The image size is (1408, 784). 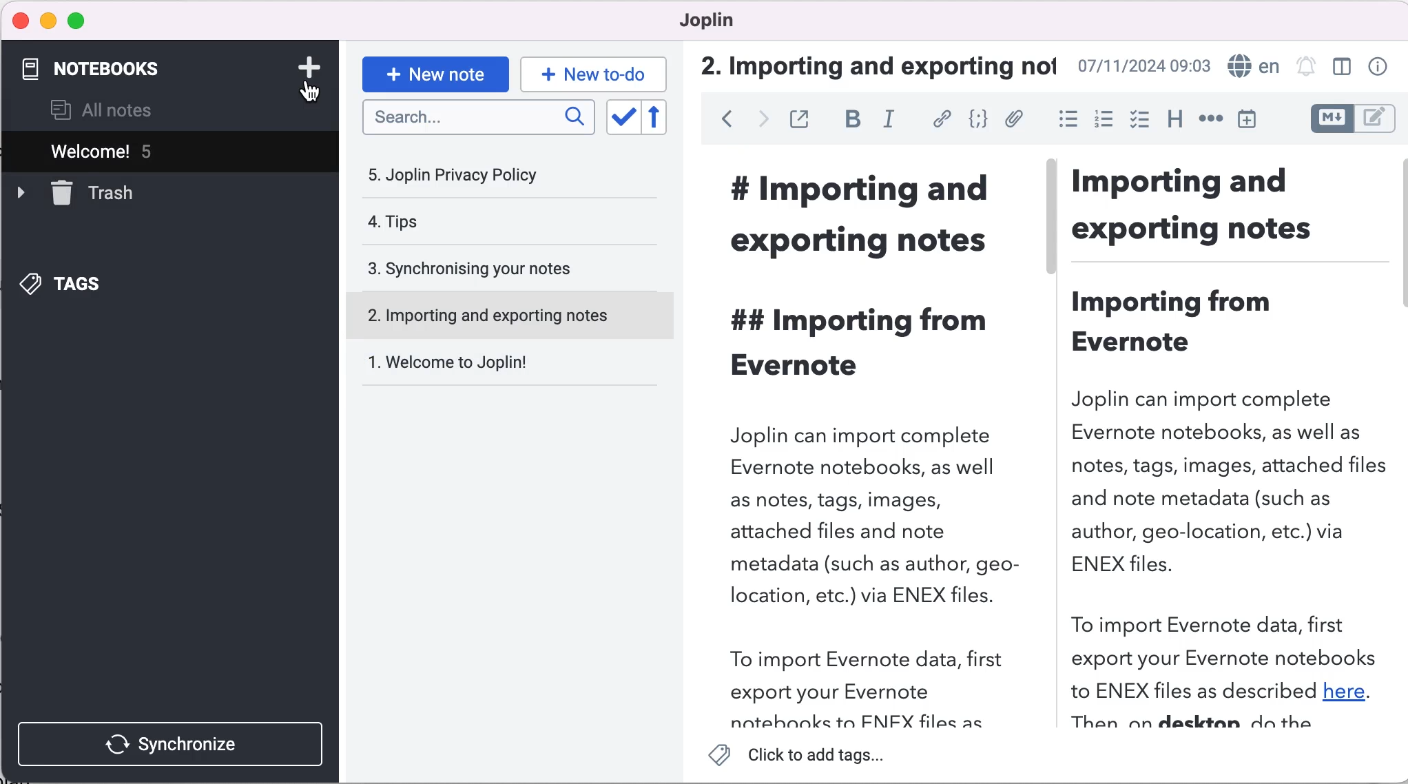 What do you see at coordinates (727, 21) in the screenshot?
I see `joplin` at bounding box center [727, 21].